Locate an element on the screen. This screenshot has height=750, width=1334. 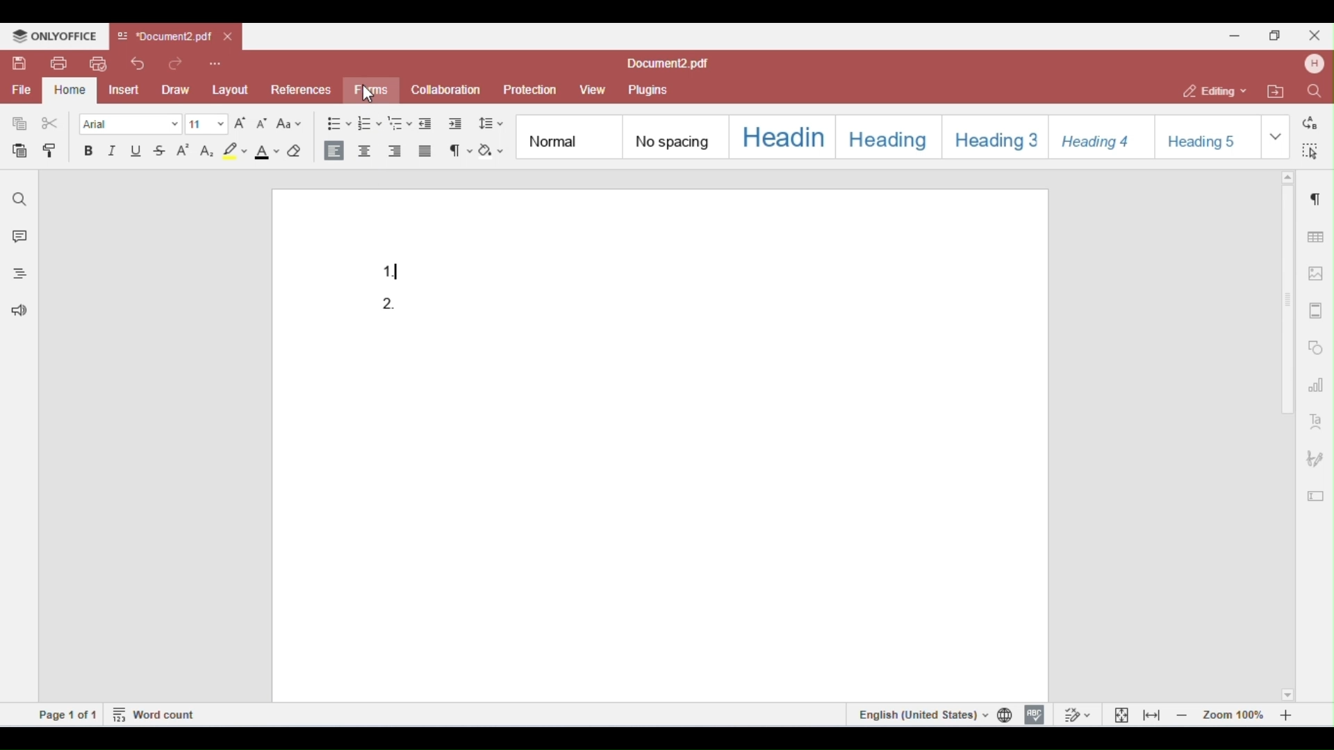
document2 is located at coordinates (668, 64).